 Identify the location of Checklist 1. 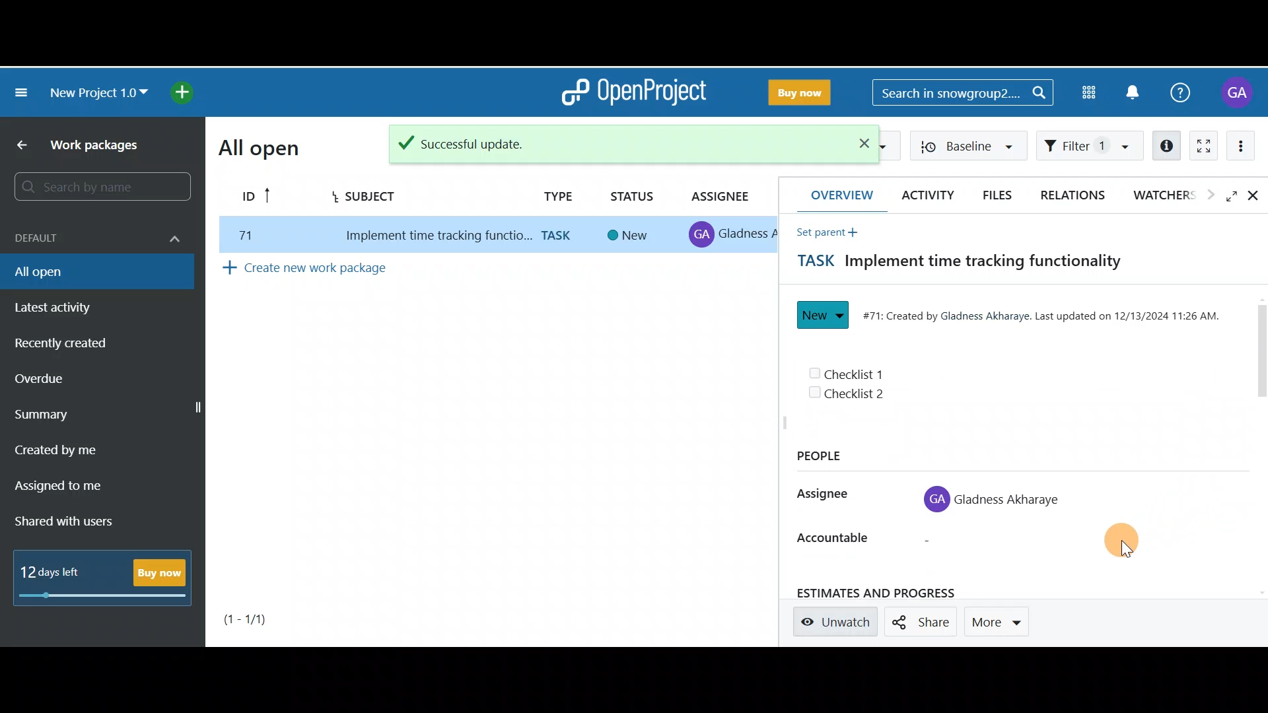
(874, 373).